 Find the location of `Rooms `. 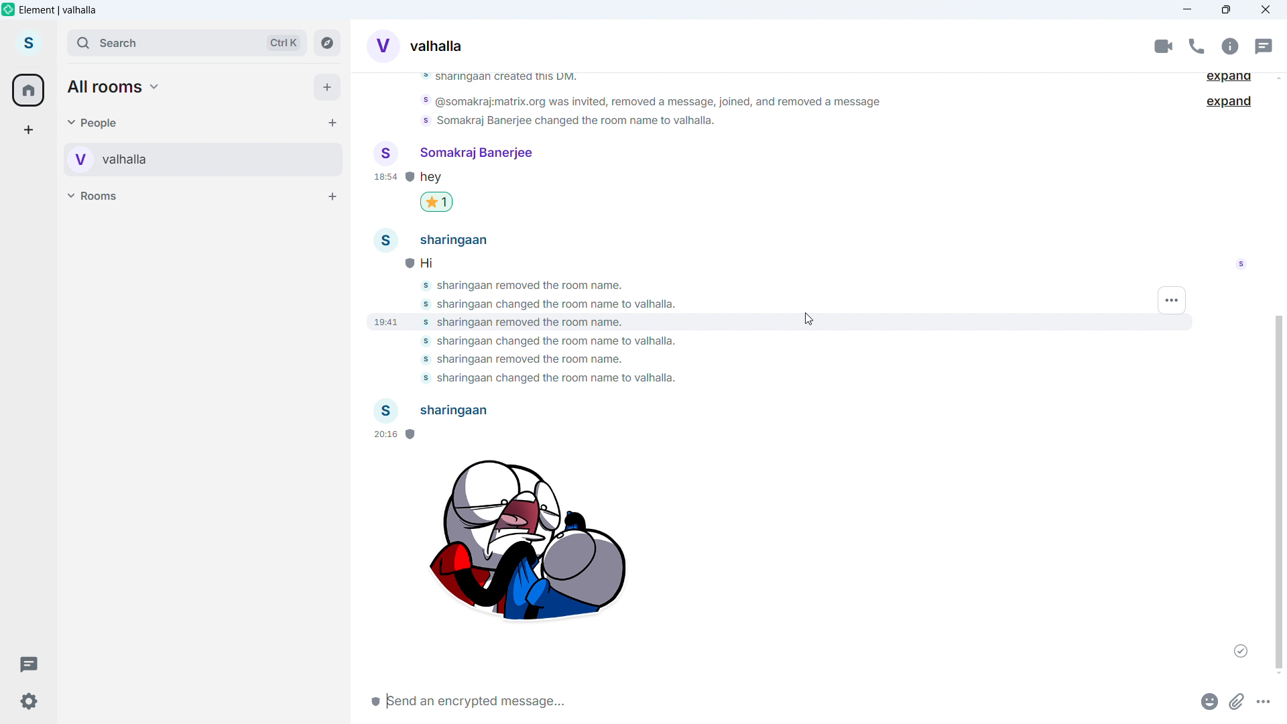

Rooms  is located at coordinates (95, 195).